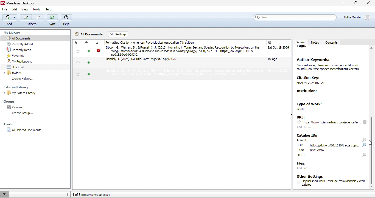  Describe the element at coordinates (36, 9) in the screenshot. I see `tools` at that location.